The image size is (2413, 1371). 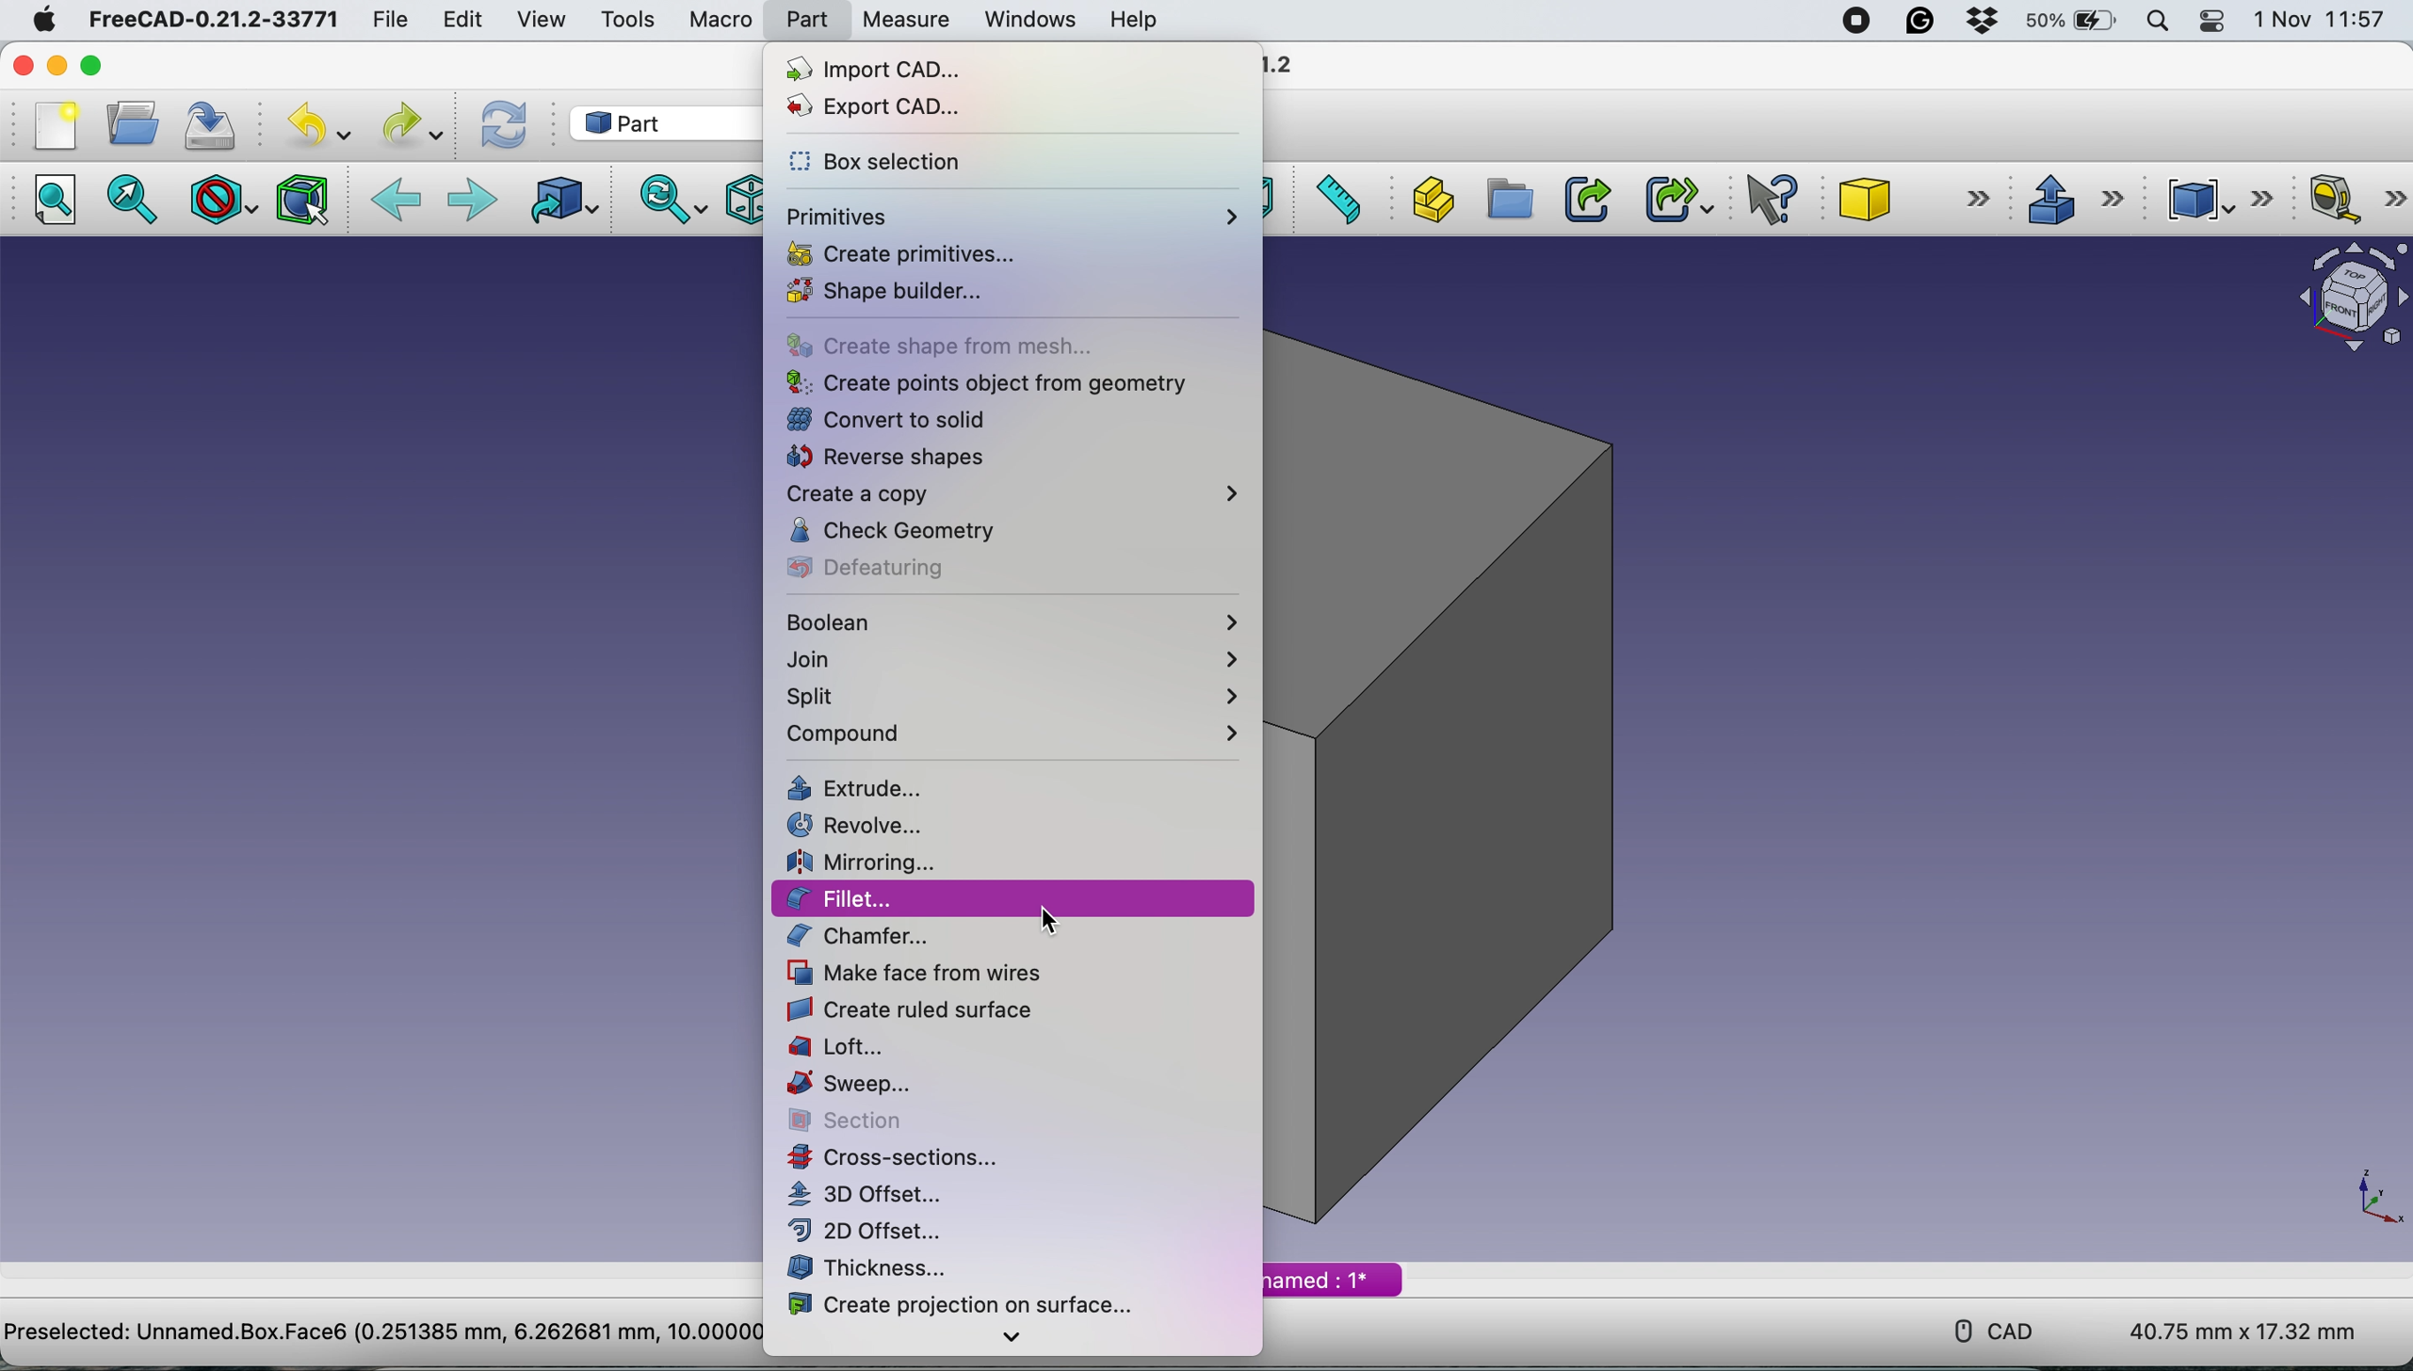 I want to click on create points object from geometry, so click(x=984, y=382).